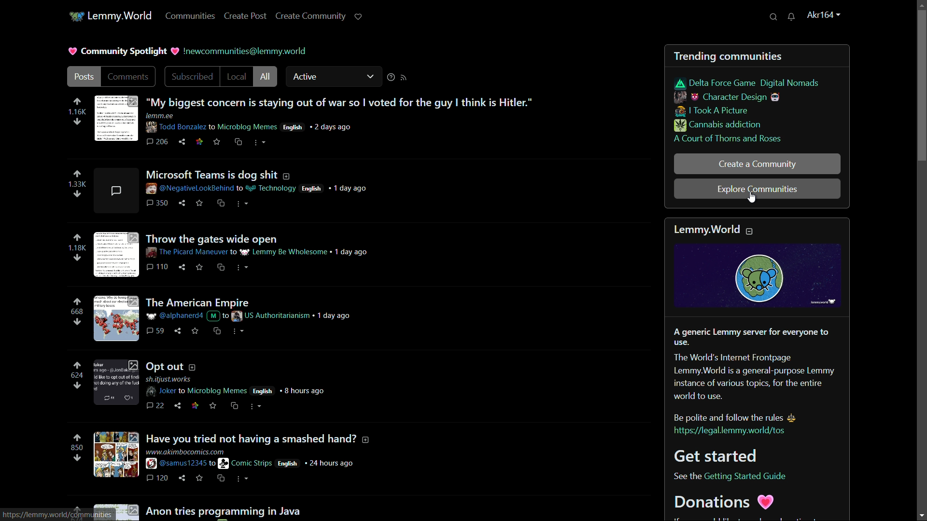 This screenshot has height=521, width=927. I want to click on image, so click(117, 255).